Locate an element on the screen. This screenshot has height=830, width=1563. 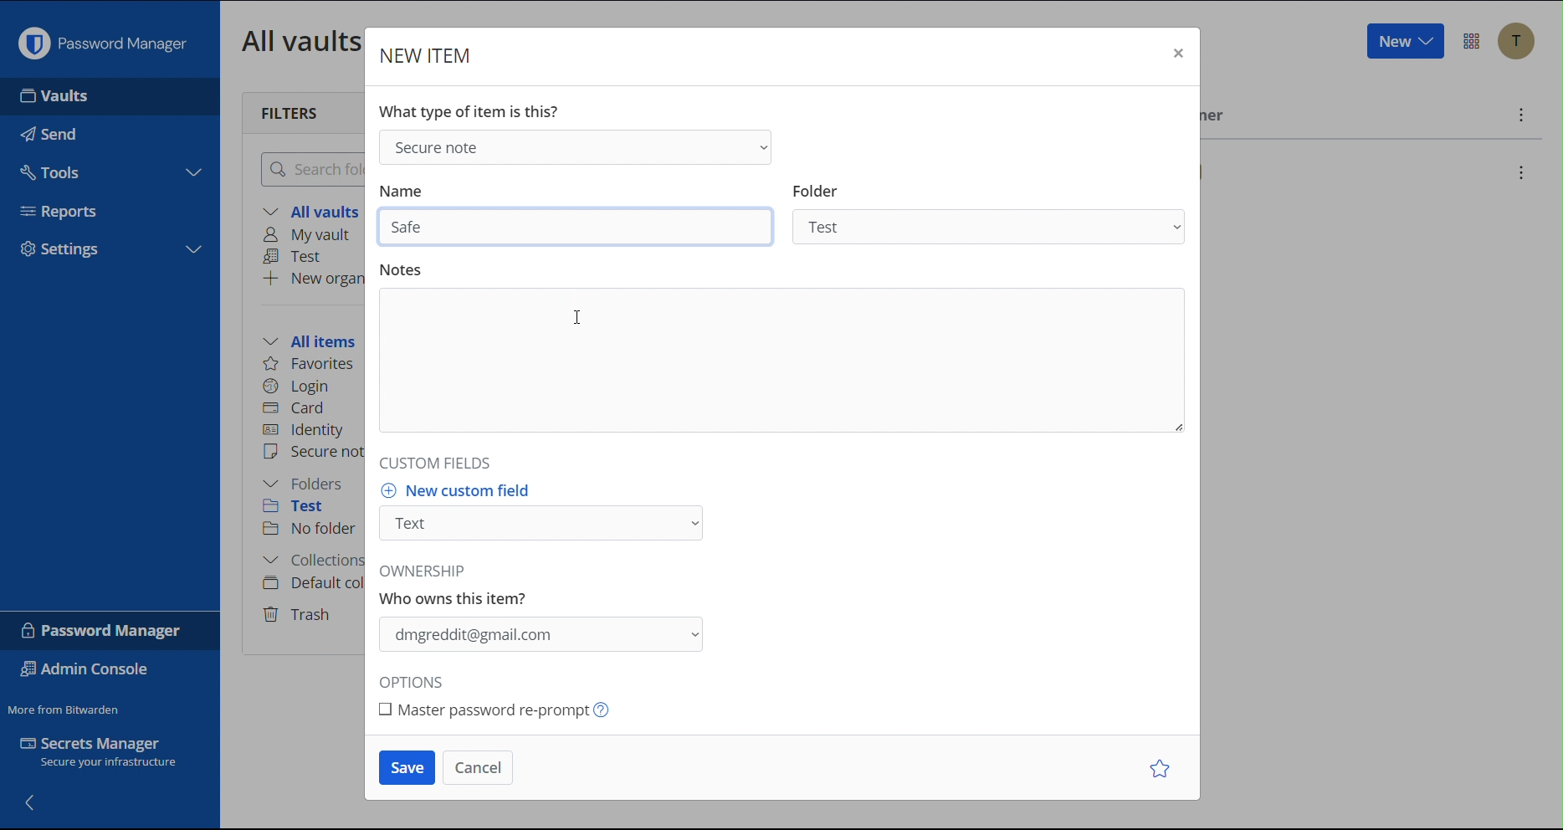
Tools is located at coordinates (108, 169).